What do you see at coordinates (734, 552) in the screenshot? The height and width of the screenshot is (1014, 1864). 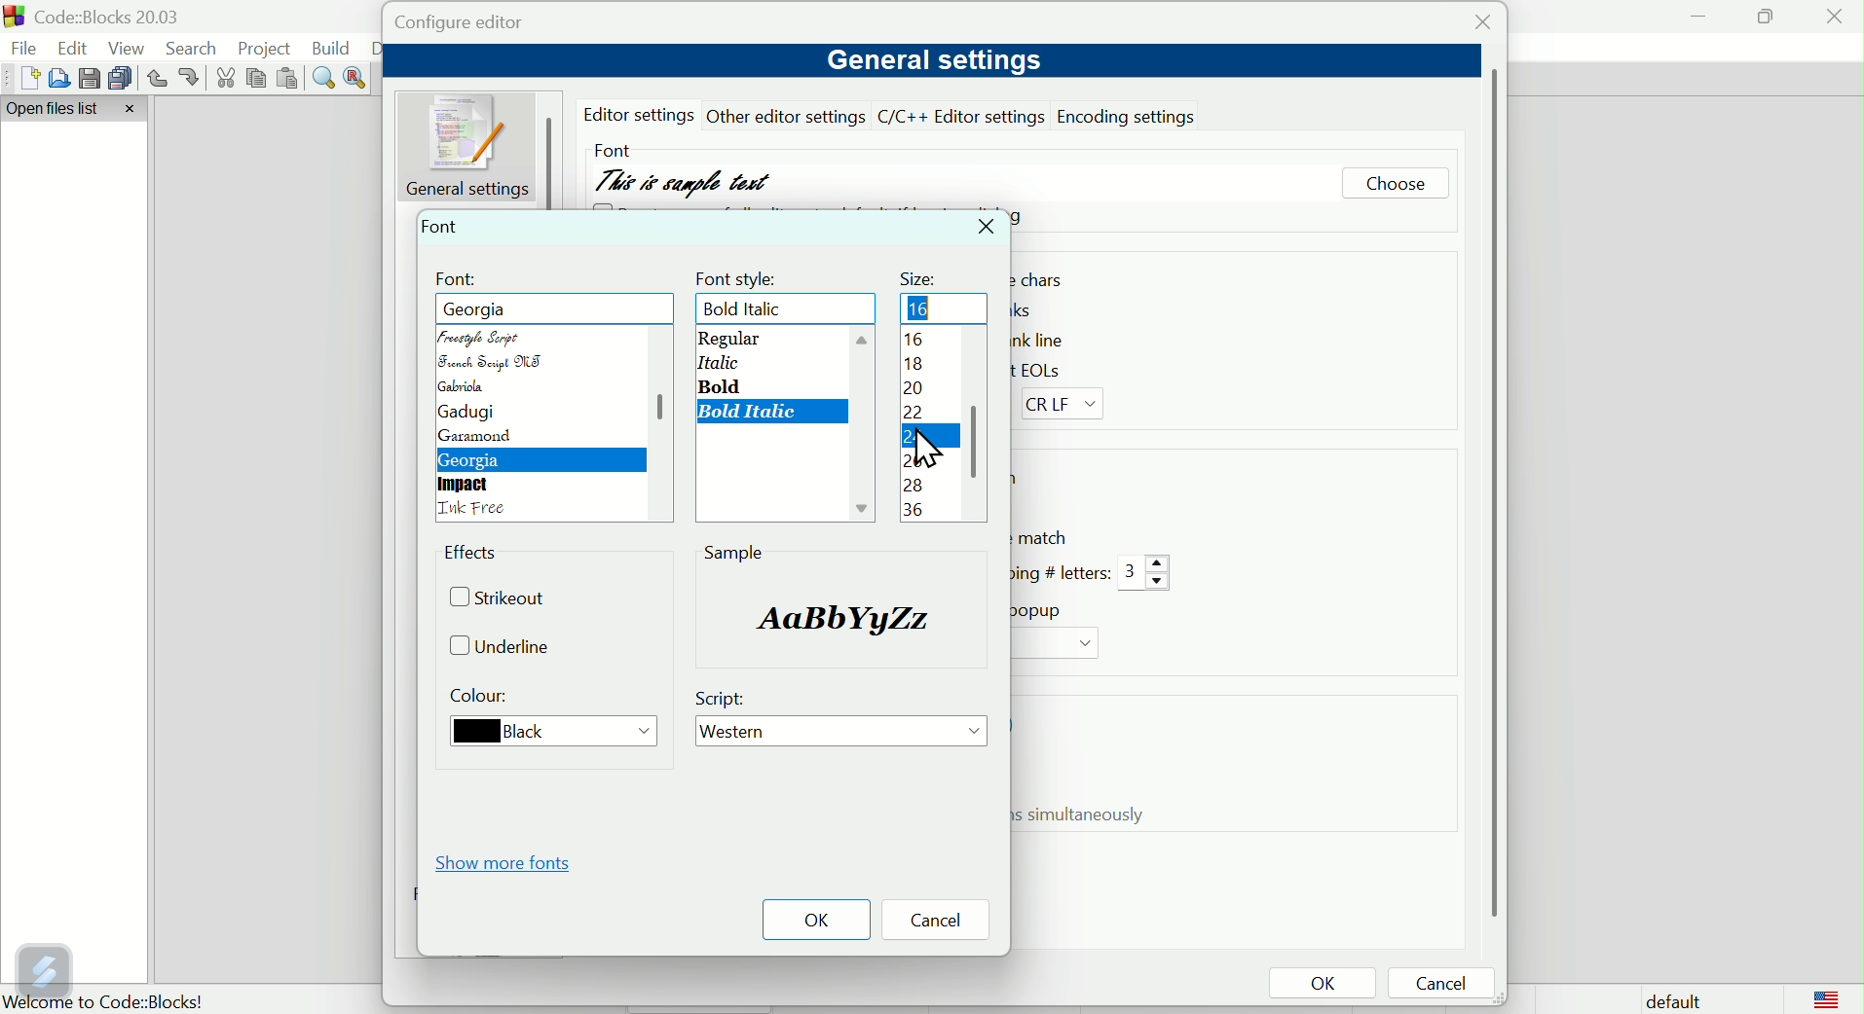 I see `sample` at bounding box center [734, 552].